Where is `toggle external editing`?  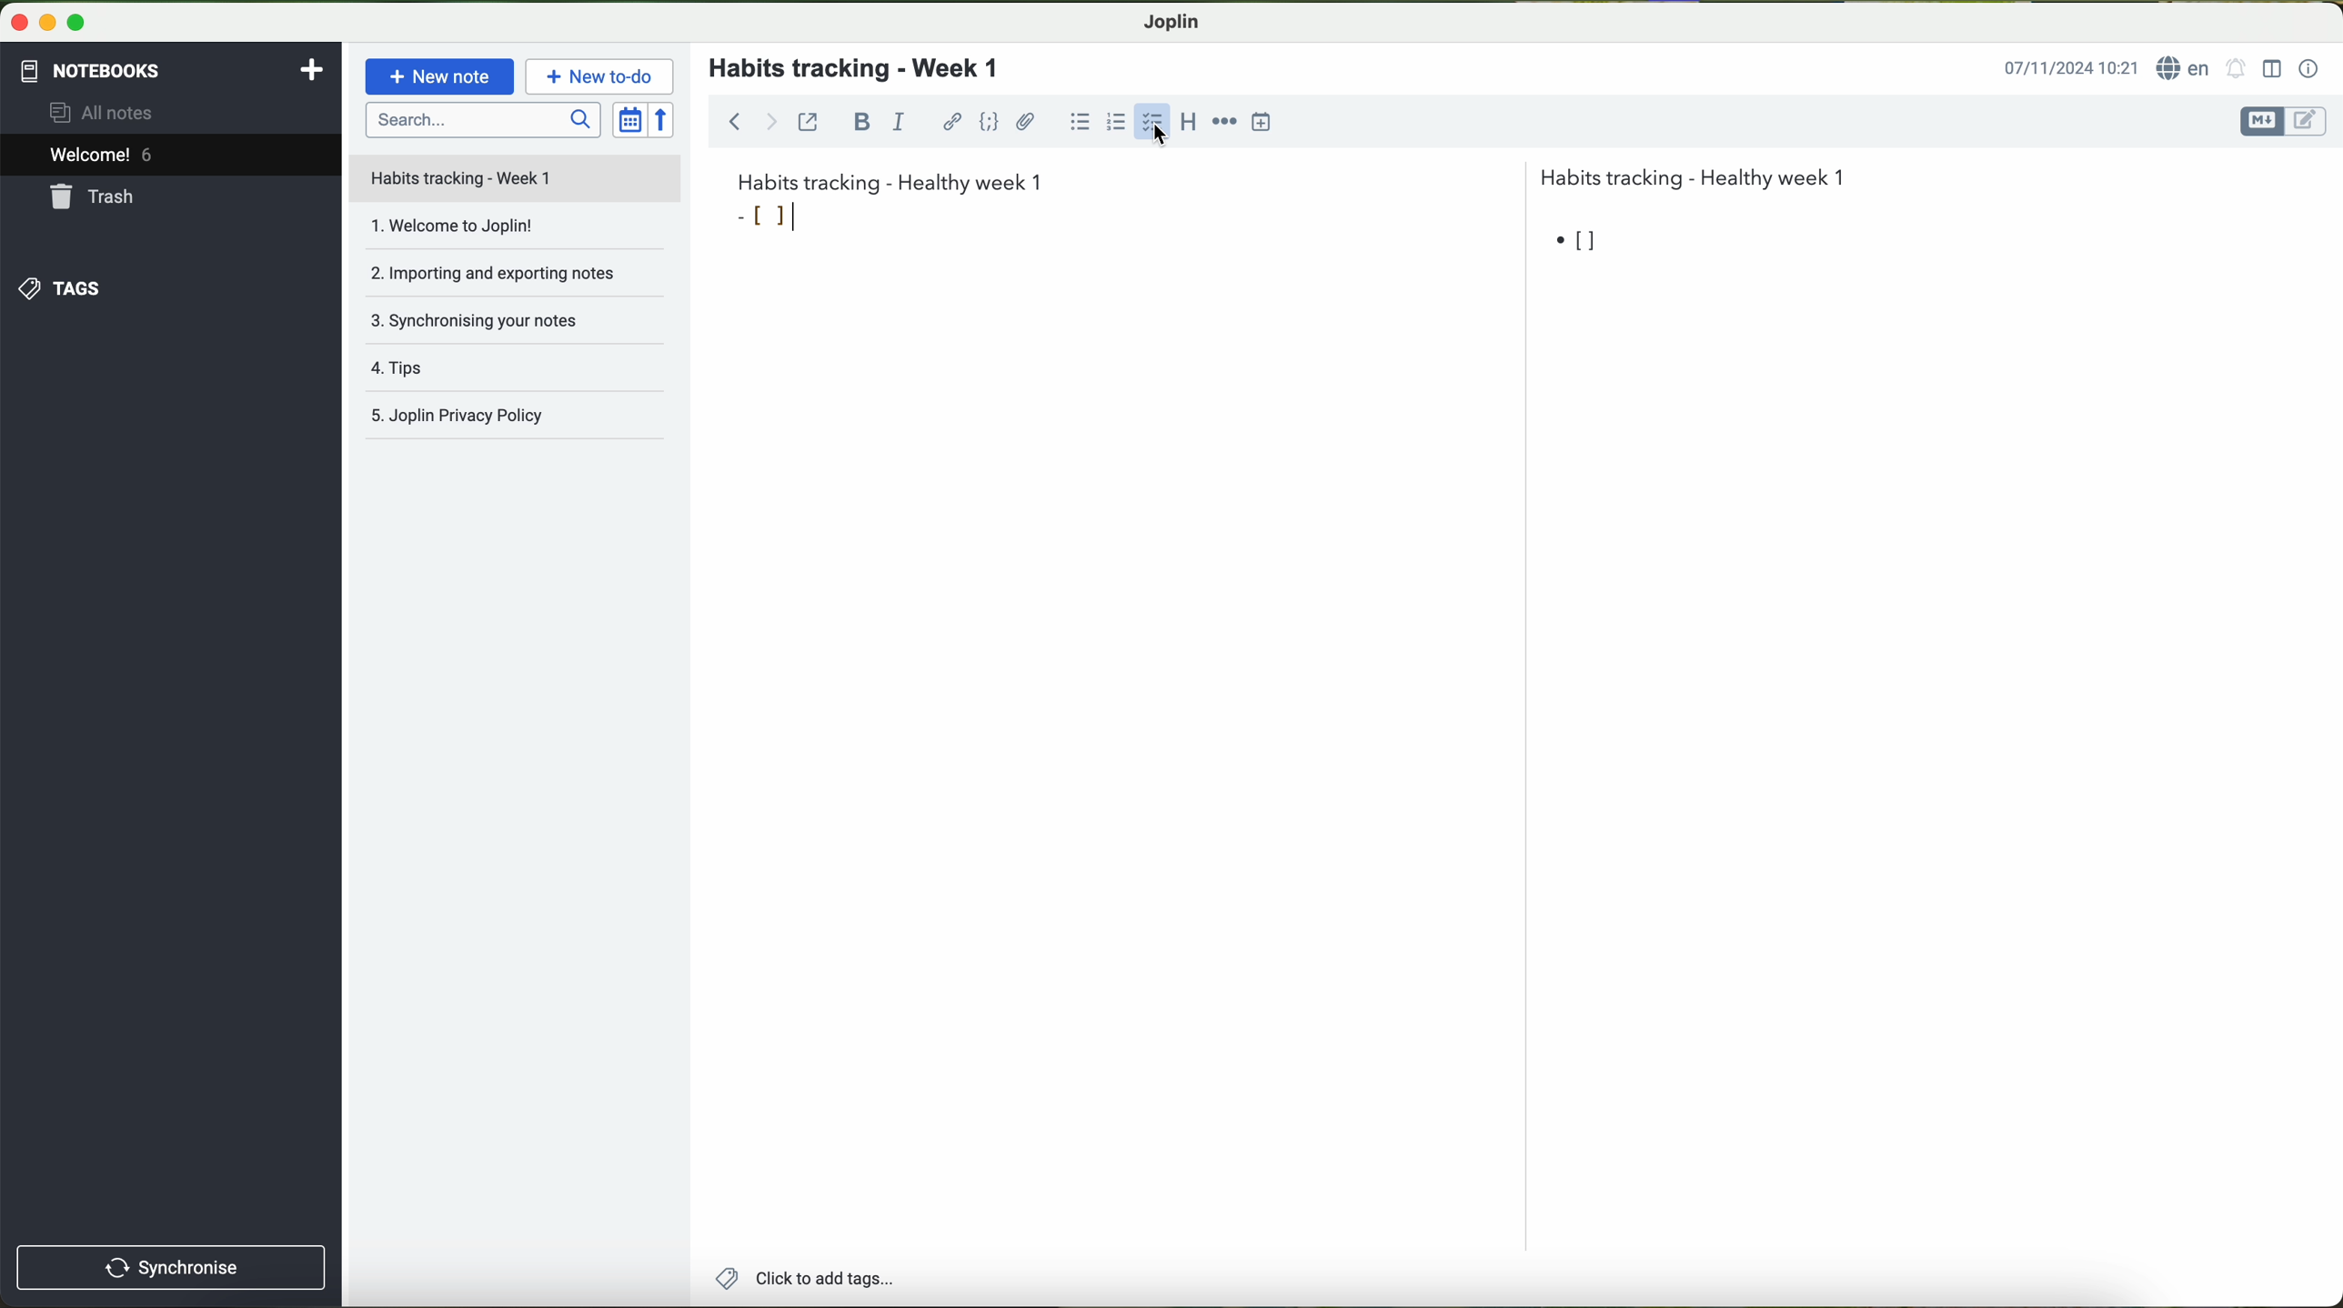
toggle external editing is located at coordinates (808, 121).